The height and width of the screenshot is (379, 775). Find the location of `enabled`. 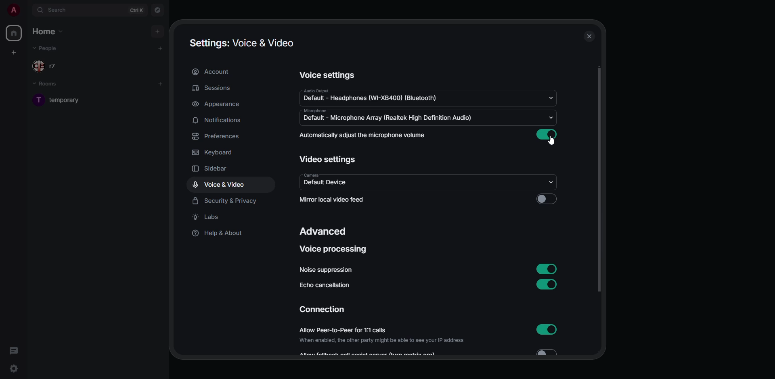

enabled is located at coordinates (547, 135).